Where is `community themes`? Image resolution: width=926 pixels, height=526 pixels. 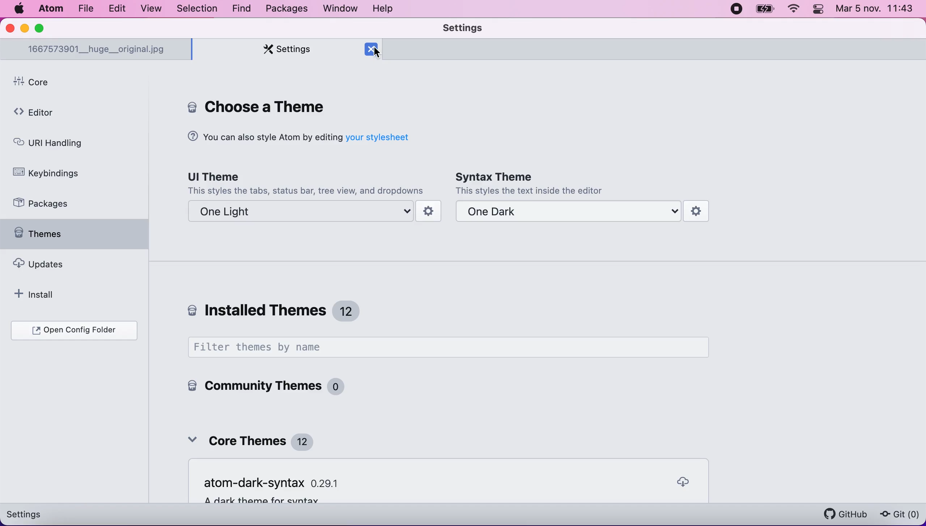 community themes is located at coordinates (261, 388).